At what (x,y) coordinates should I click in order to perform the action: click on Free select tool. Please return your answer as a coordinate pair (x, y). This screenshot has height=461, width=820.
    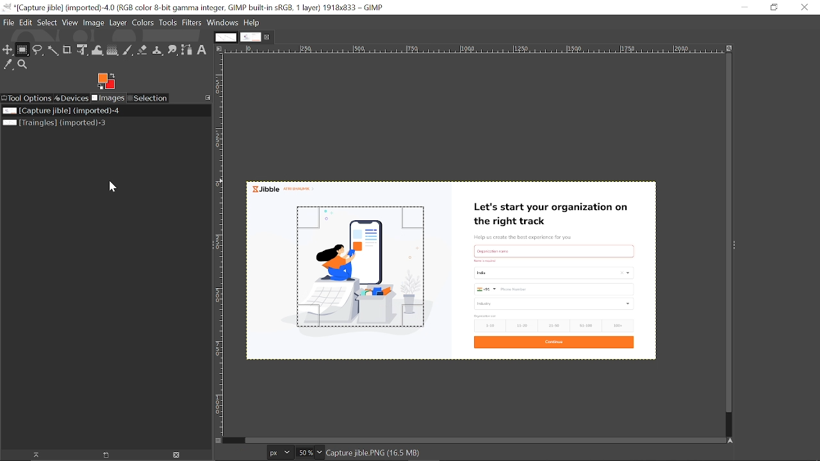
    Looking at the image, I should click on (37, 51).